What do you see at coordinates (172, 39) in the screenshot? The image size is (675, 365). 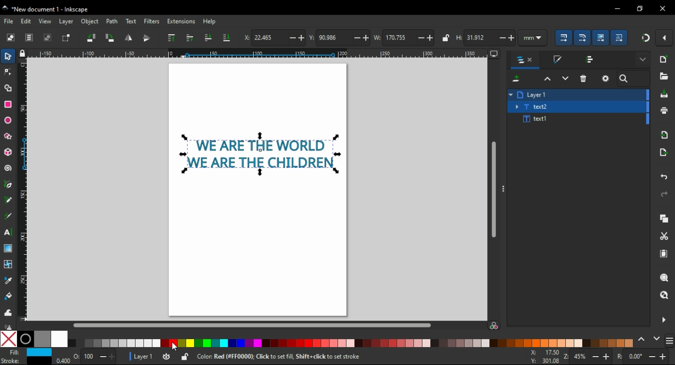 I see `raise to top` at bounding box center [172, 39].